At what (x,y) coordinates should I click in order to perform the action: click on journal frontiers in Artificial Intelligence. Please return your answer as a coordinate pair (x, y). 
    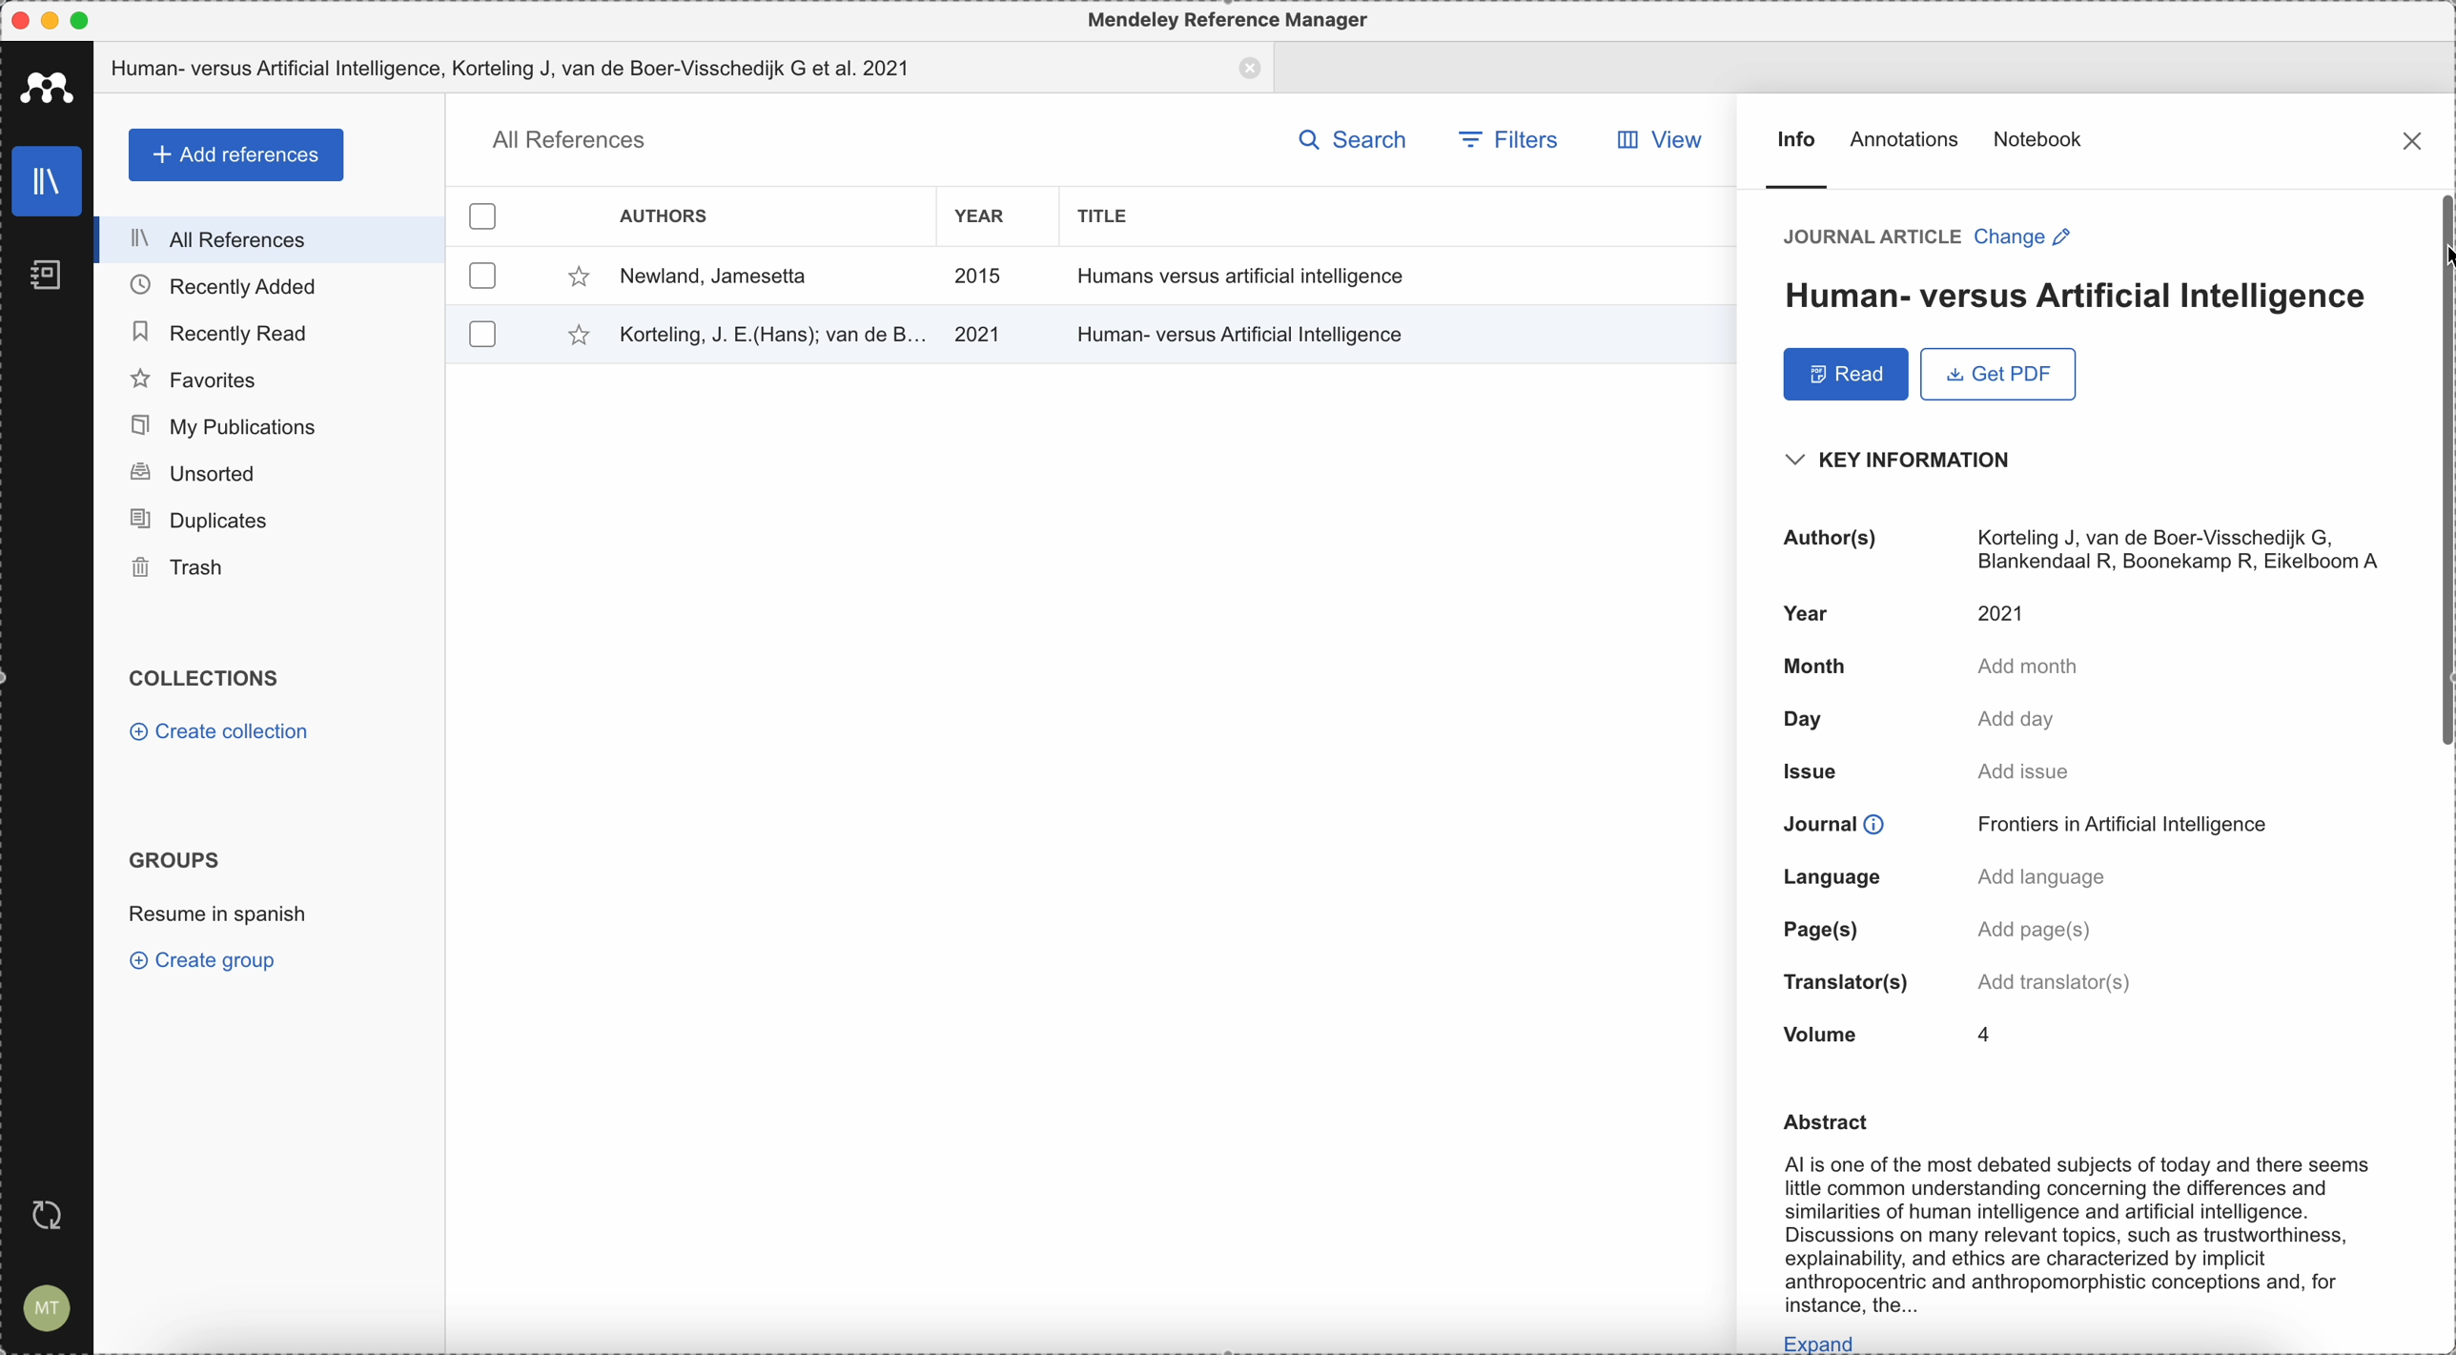
    Looking at the image, I should click on (2036, 823).